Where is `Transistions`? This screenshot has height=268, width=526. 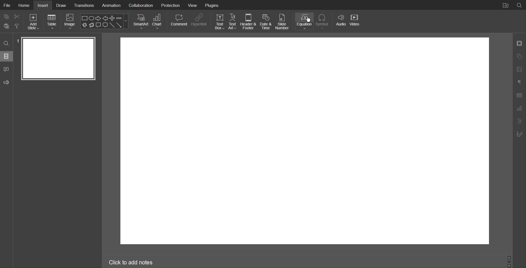
Transistions is located at coordinates (84, 5).